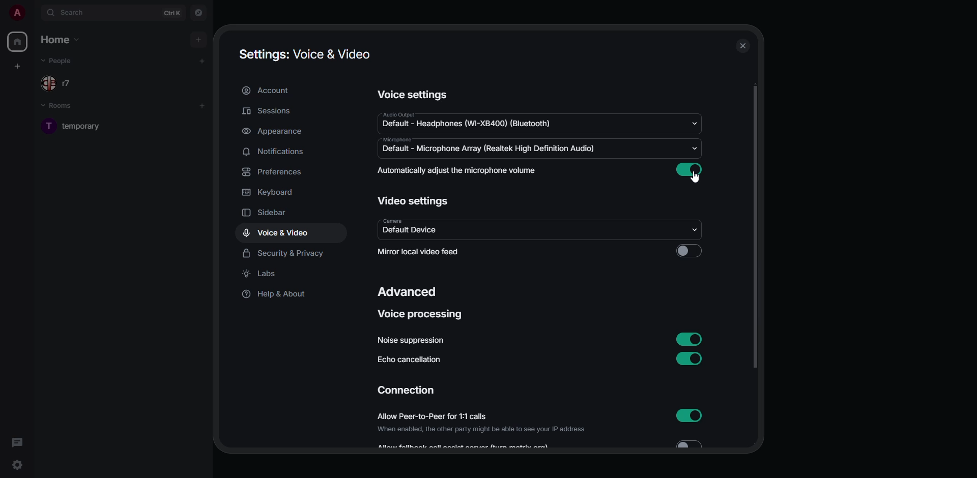  What do you see at coordinates (435, 252) in the screenshot?
I see `mirror local feed` at bounding box center [435, 252].